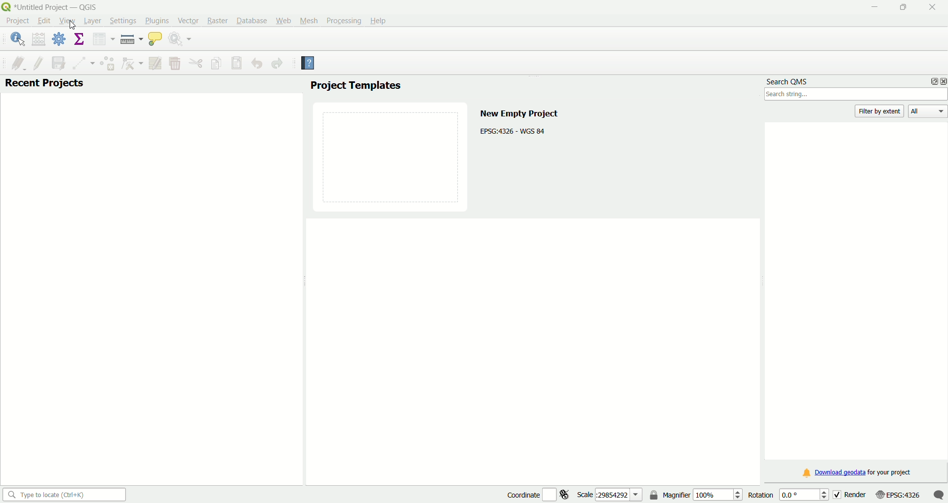 This screenshot has width=948, height=503. I want to click on Minimize, so click(873, 8).